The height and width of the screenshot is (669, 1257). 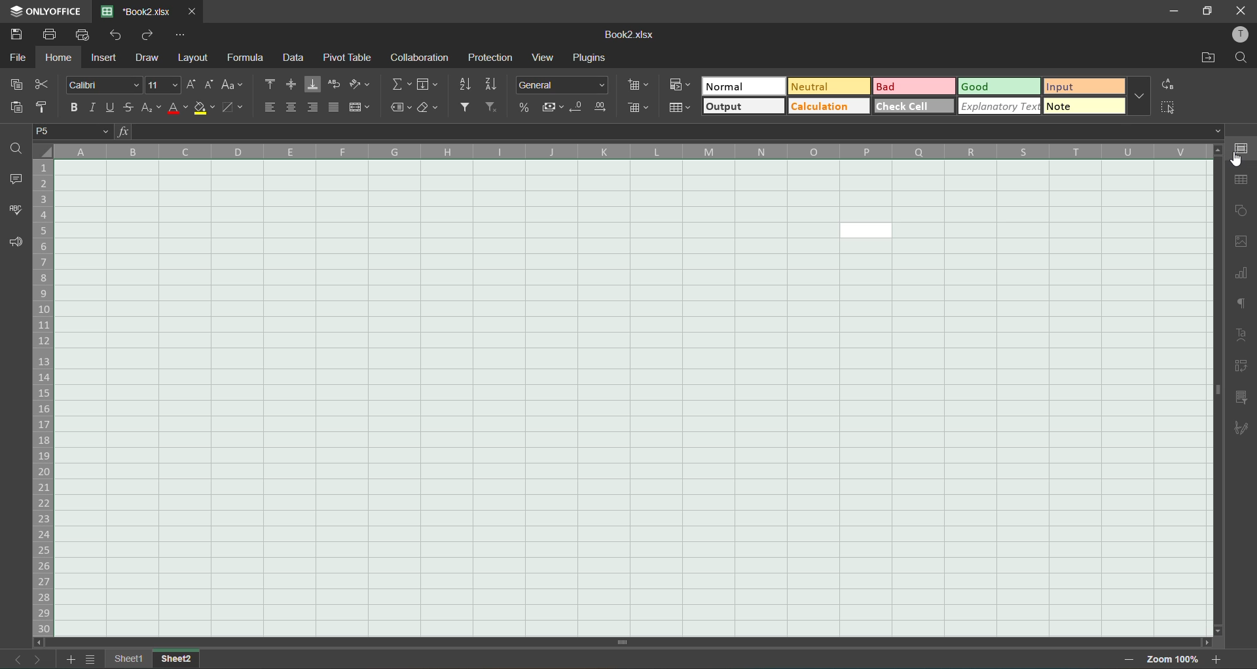 I want to click on align center, so click(x=293, y=108).